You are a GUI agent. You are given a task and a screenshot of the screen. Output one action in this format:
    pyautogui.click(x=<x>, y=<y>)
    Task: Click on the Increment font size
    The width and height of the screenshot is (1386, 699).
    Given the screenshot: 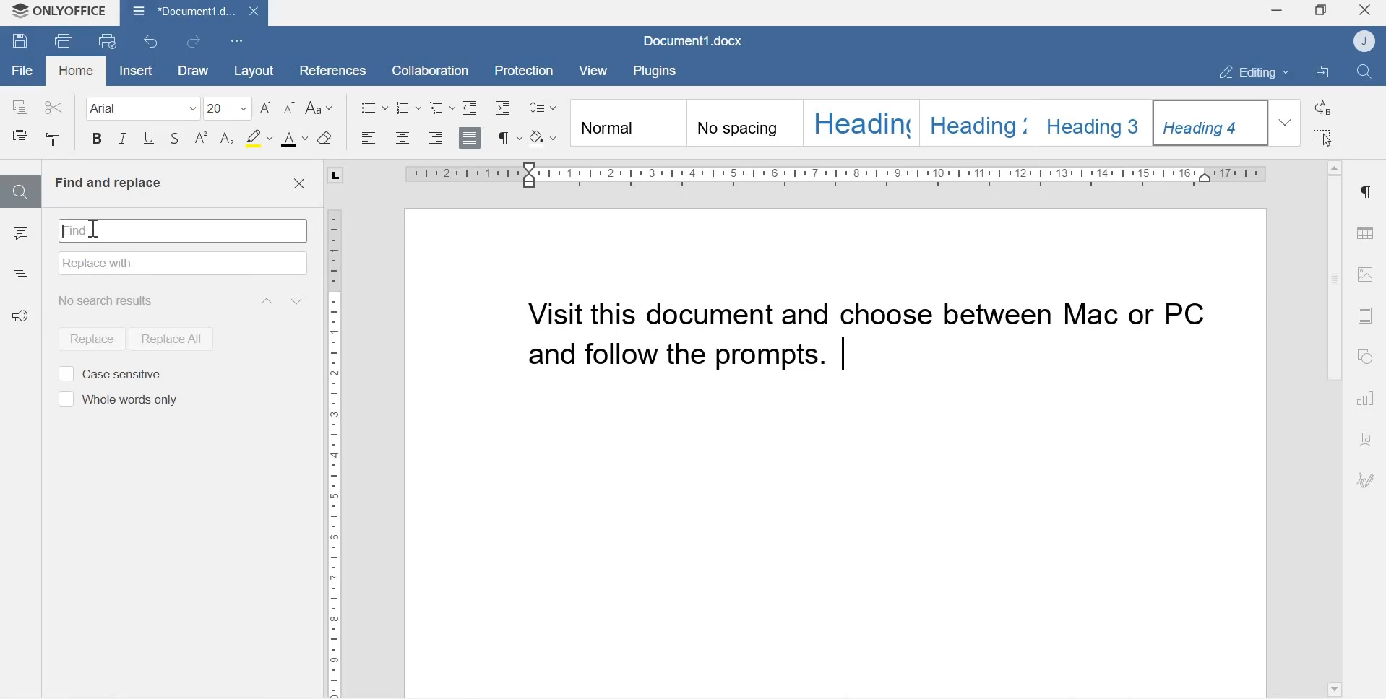 What is the action you would take?
    pyautogui.click(x=267, y=108)
    